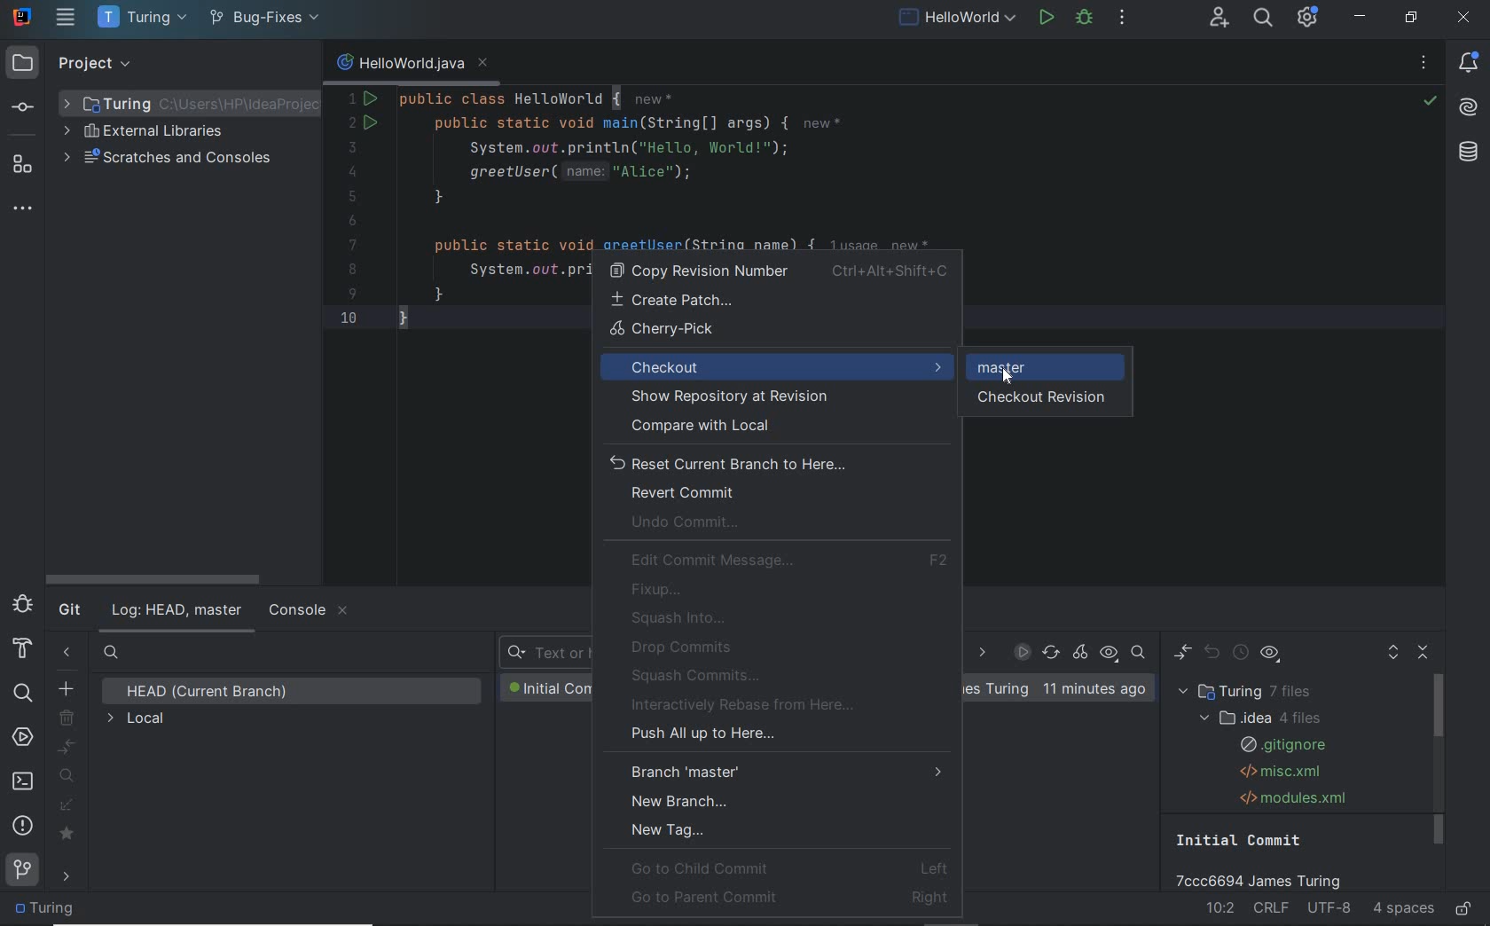 The image size is (1490, 926). Describe the element at coordinates (1281, 745) in the screenshot. I see `.gitignore` at that location.